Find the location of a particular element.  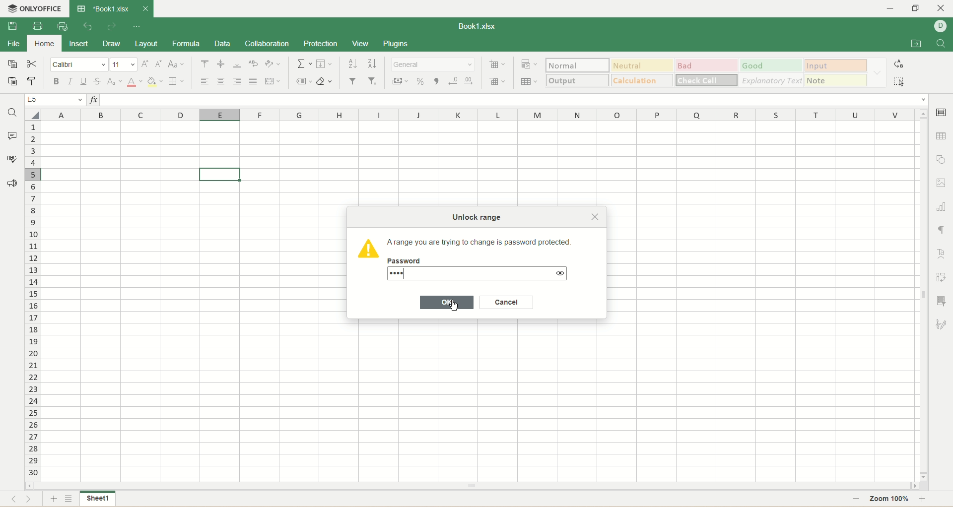

insert cell is located at coordinates (497, 64).